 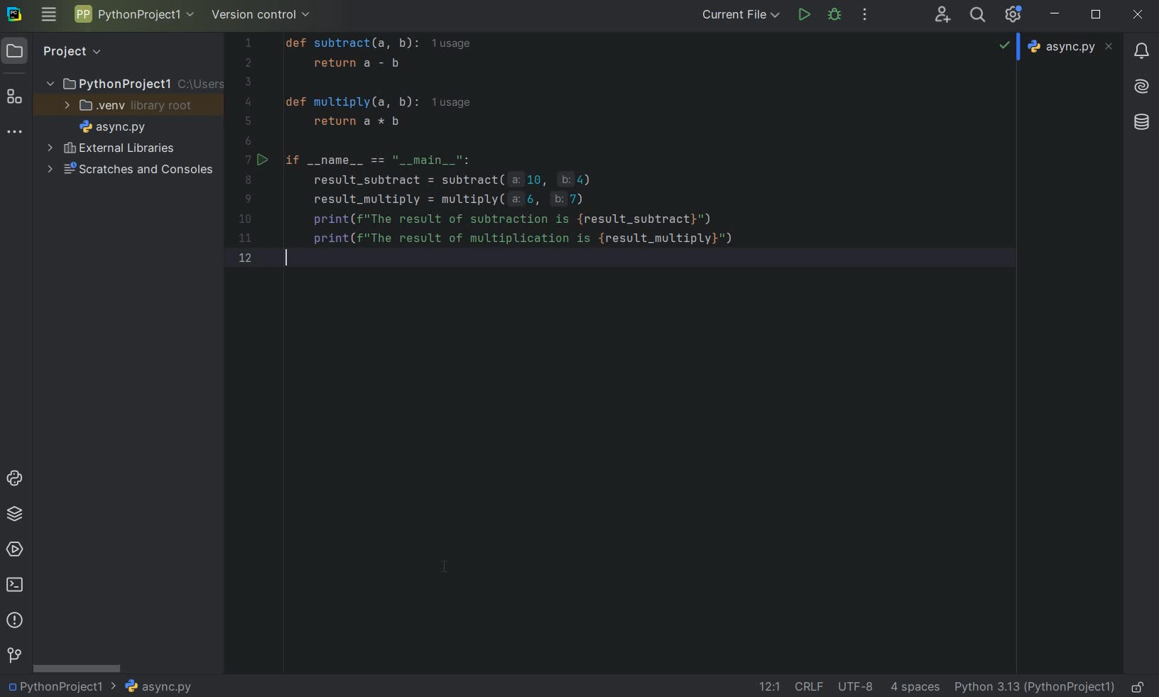 I want to click on services, so click(x=16, y=549).